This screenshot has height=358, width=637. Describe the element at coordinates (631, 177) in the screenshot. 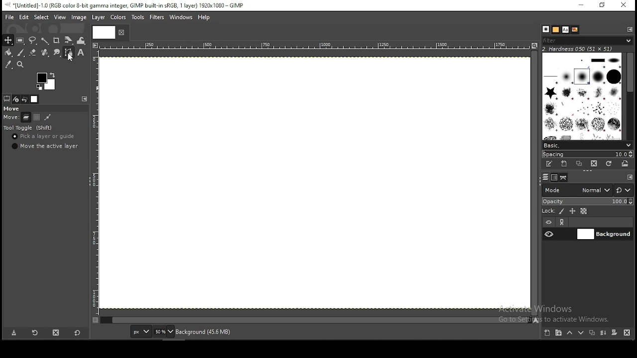

I see `configure this tab` at that location.